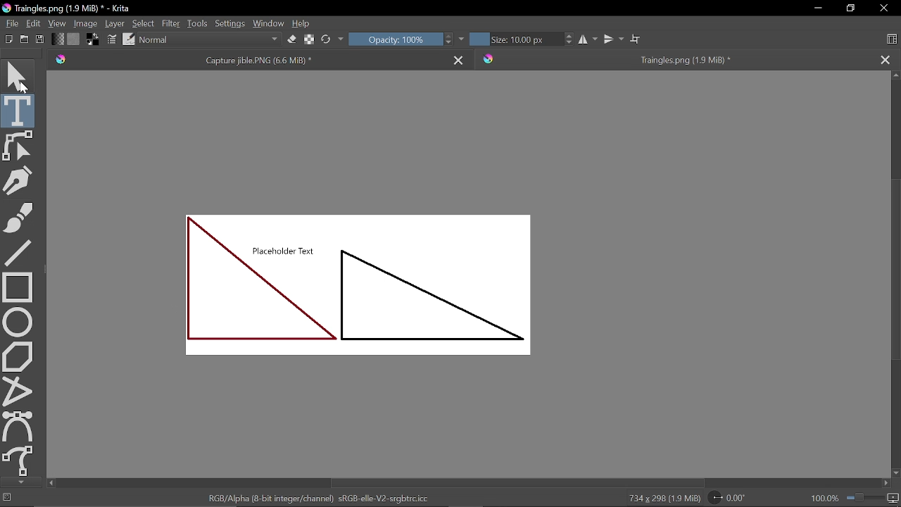 The image size is (901, 507). I want to click on Horizontal mirror, so click(588, 40).